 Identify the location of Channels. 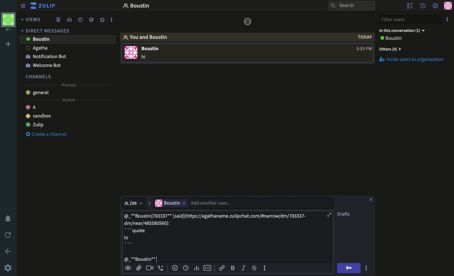
(39, 76).